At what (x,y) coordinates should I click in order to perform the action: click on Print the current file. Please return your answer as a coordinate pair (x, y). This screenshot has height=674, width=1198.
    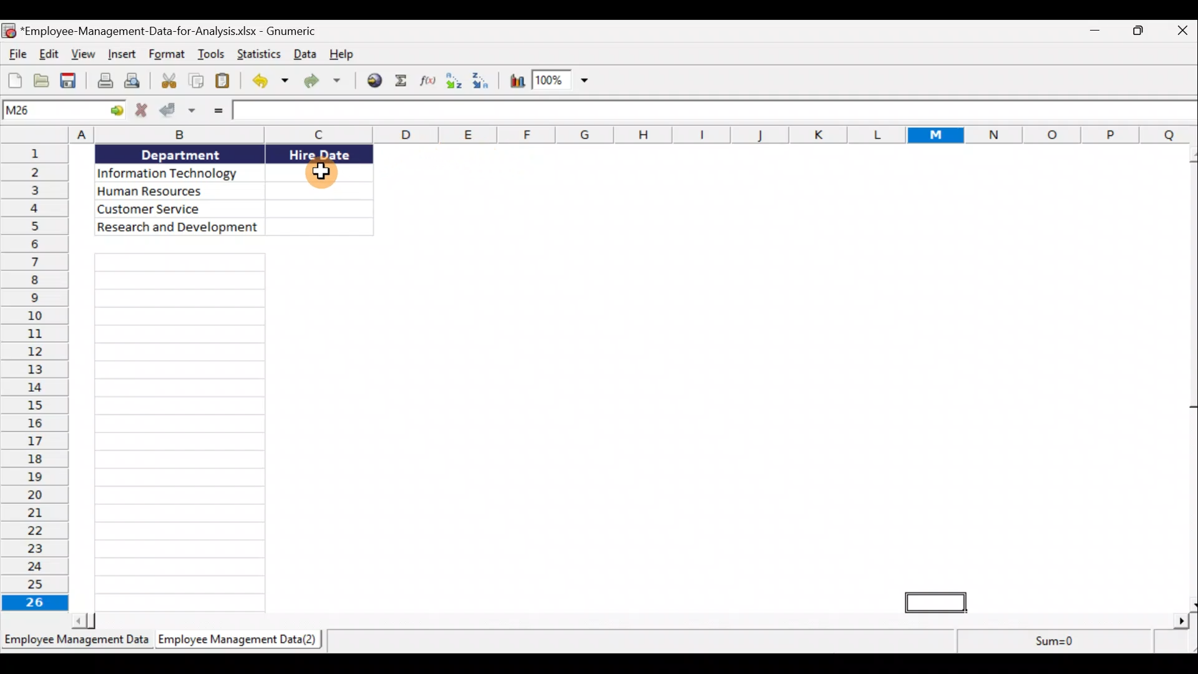
    Looking at the image, I should click on (102, 81).